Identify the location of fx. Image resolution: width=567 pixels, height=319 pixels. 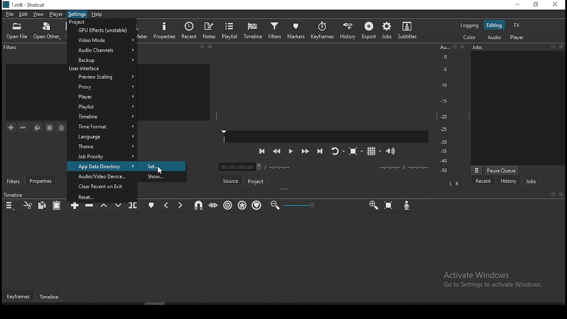
(517, 25).